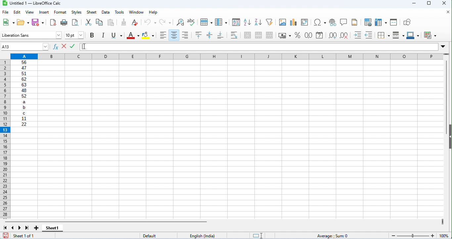 The height and width of the screenshot is (239, 452). What do you see at coordinates (123, 22) in the screenshot?
I see `clone` at bounding box center [123, 22].